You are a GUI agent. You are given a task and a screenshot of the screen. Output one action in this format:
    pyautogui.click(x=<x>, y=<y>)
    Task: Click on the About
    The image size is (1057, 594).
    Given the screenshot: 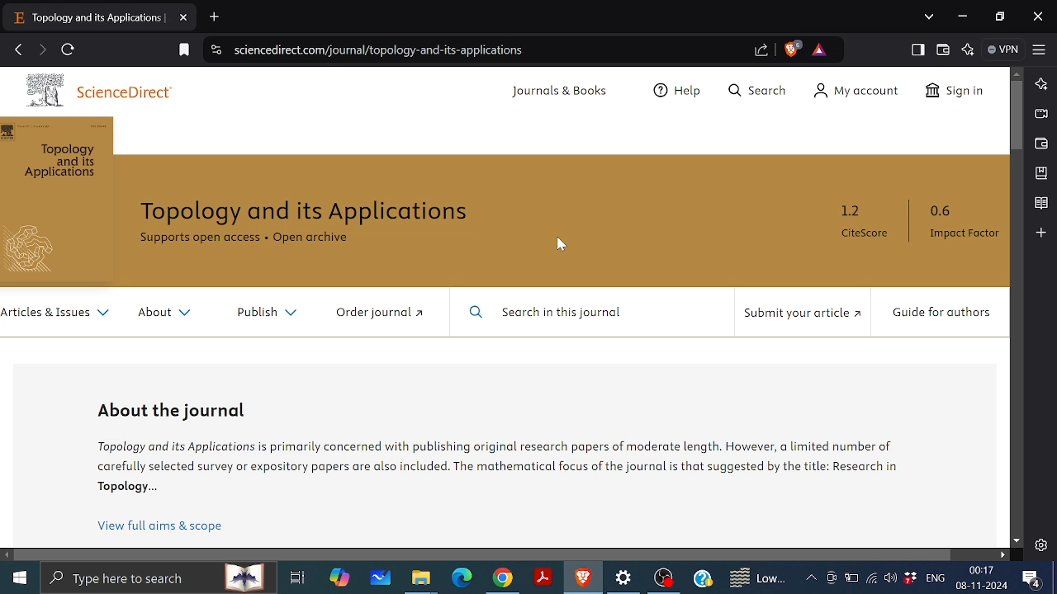 What is the action you would take?
    pyautogui.click(x=169, y=311)
    